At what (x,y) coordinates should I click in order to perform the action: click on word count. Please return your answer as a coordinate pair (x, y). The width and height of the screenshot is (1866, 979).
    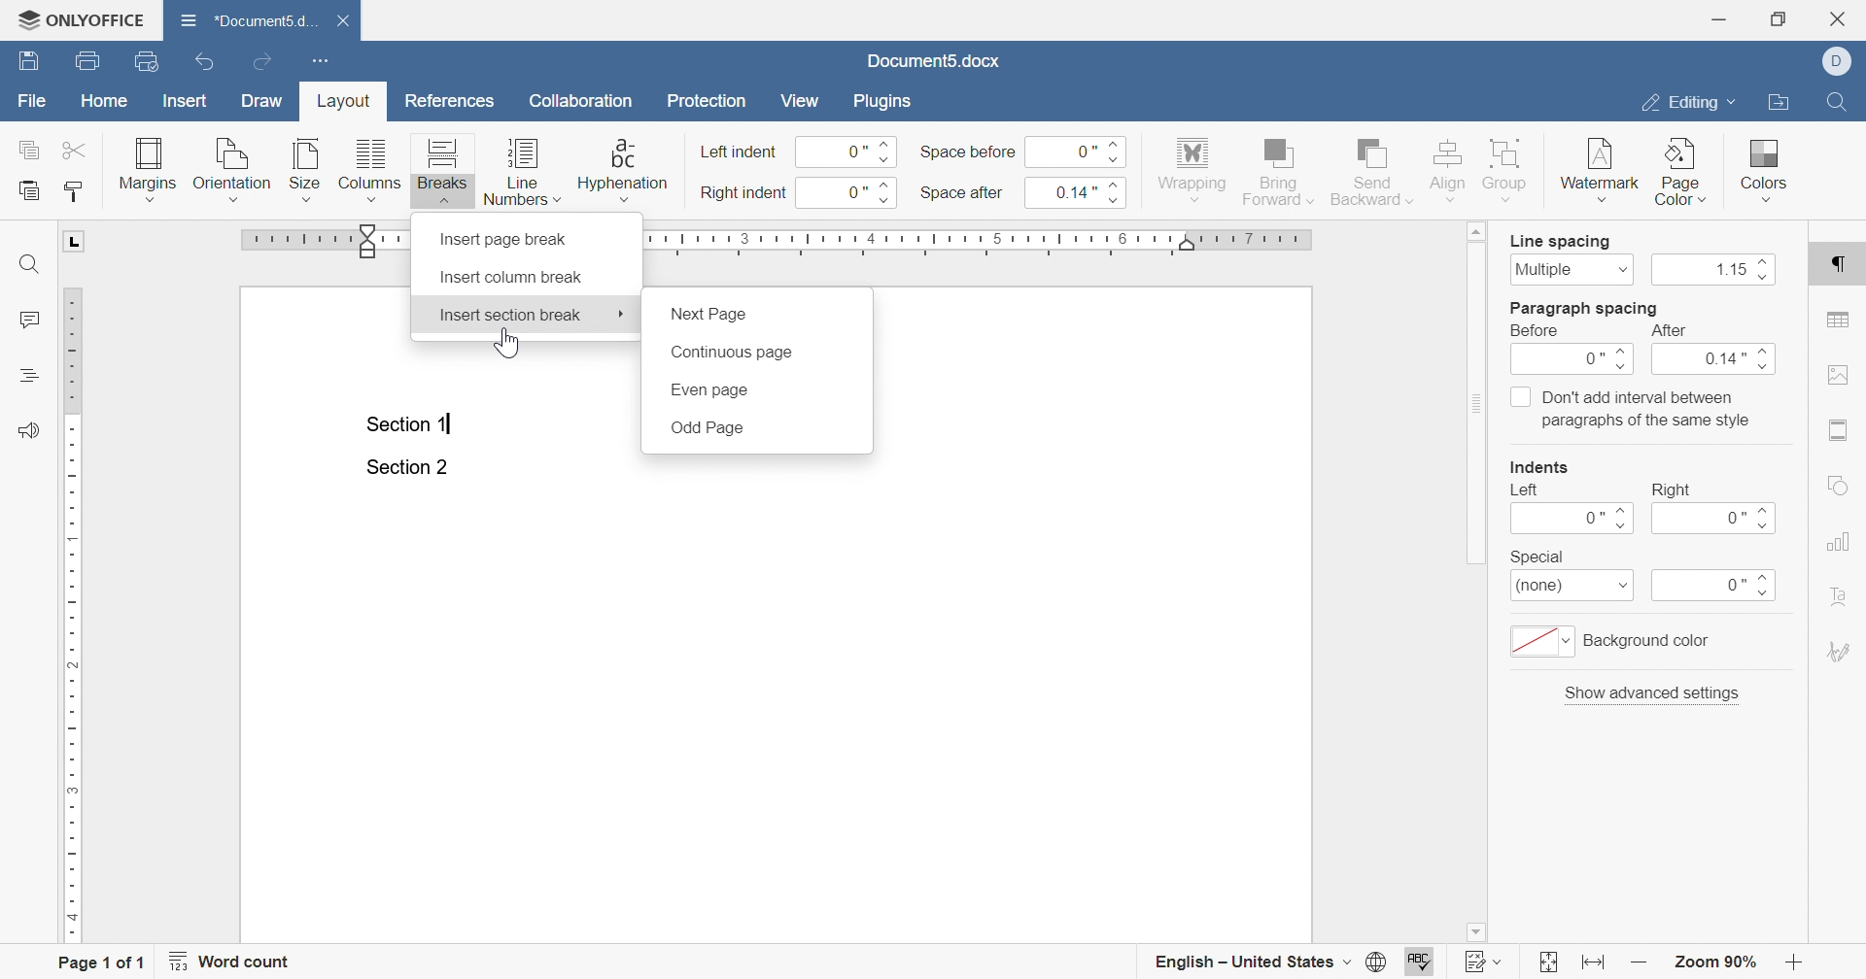
    Looking at the image, I should click on (234, 961).